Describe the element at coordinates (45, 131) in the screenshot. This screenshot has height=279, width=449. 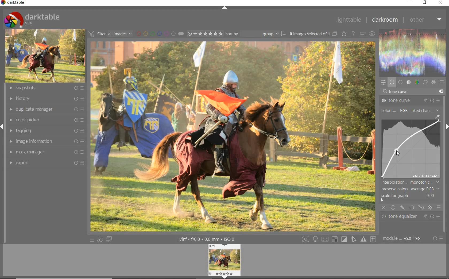
I see `tagging` at that location.